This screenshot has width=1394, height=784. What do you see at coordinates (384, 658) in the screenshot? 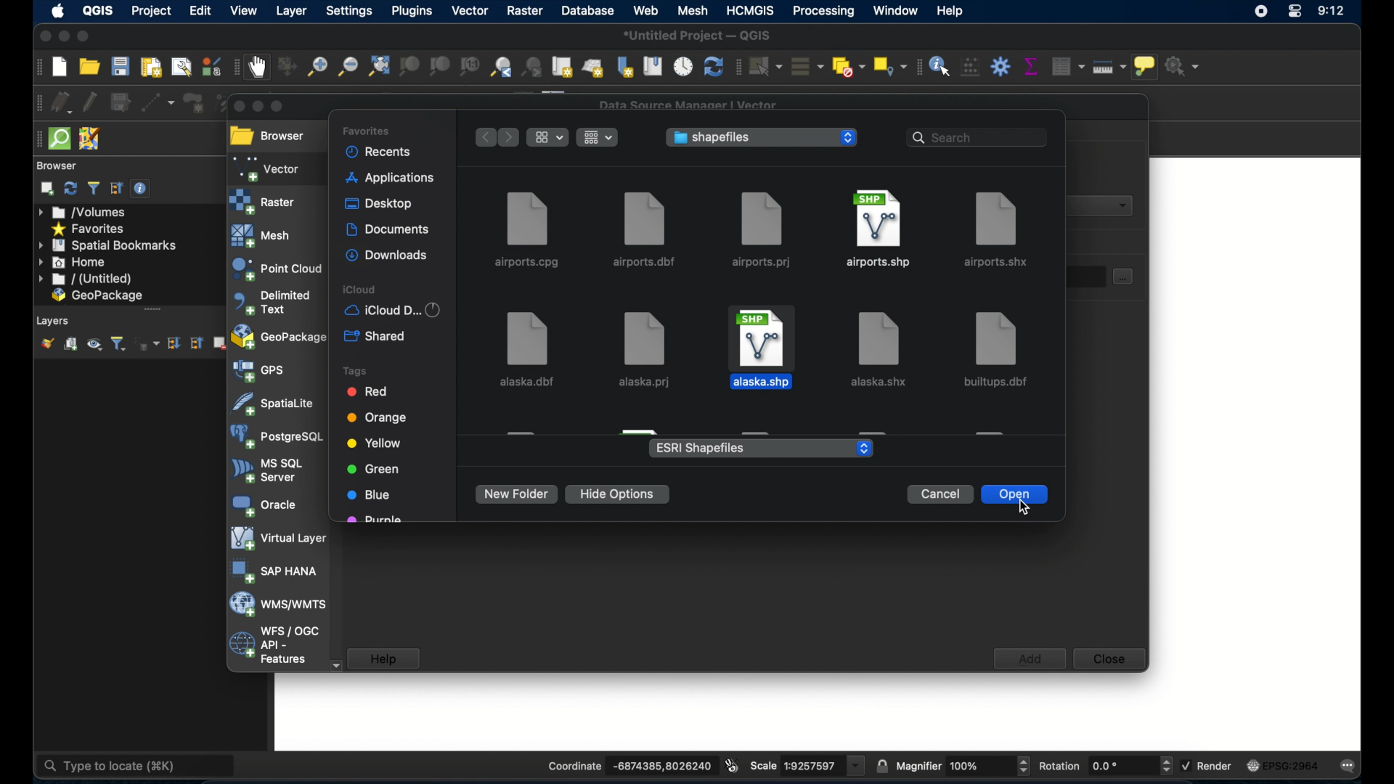
I see `help` at bounding box center [384, 658].